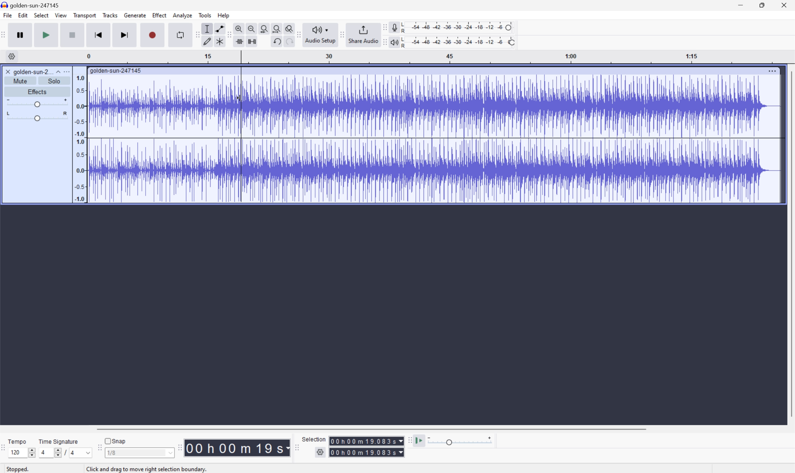  What do you see at coordinates (420, 441) in the screenshot?
I see `Play st speed` at bounding box center [420, 441].